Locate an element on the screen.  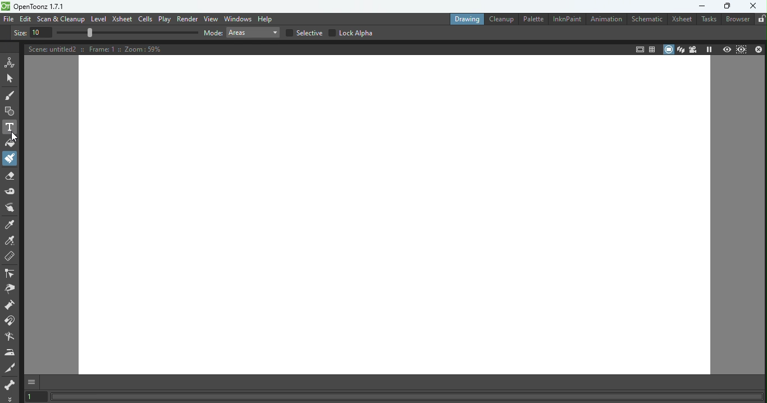
Schematic is located at coordinates (647, 19).